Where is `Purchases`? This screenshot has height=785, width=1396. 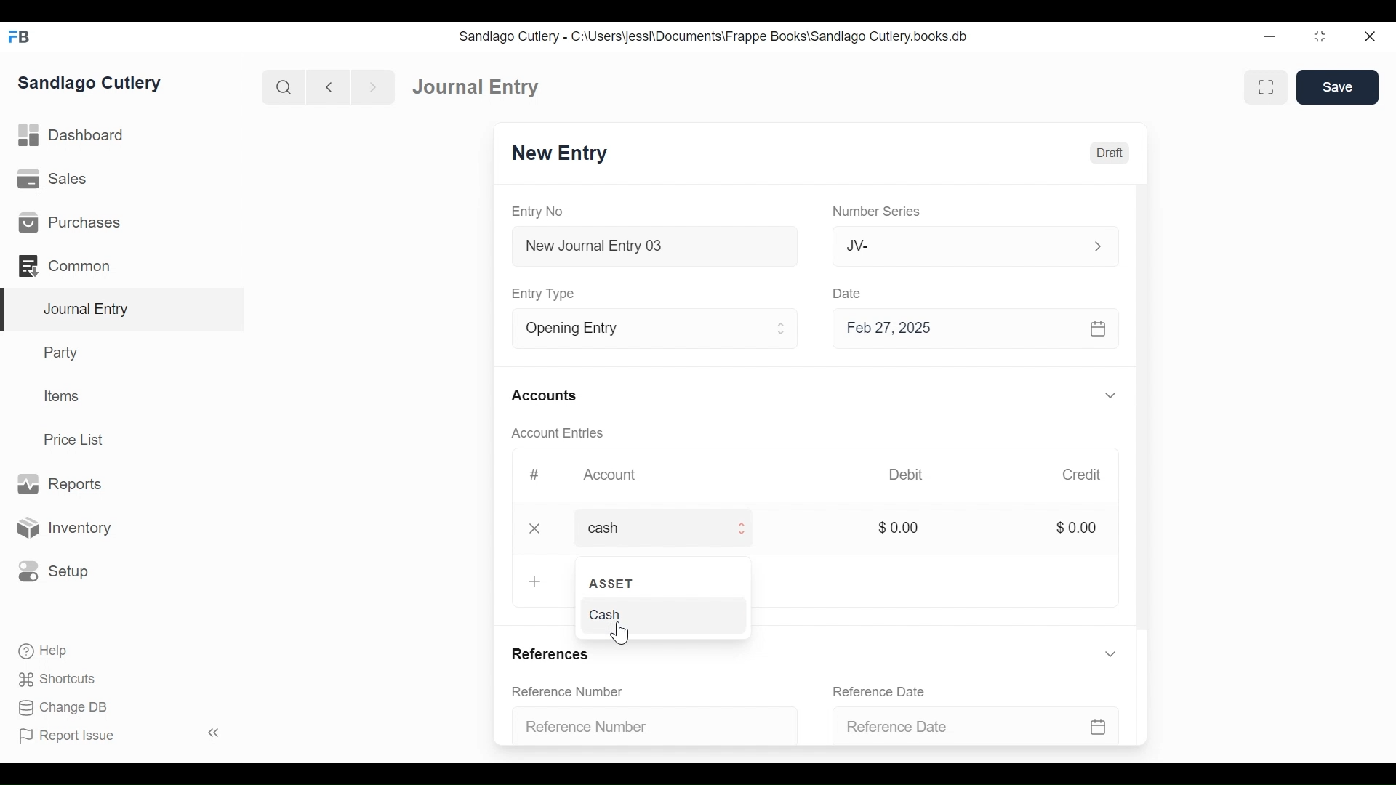 Purchases is located at coordinates (72, 222).